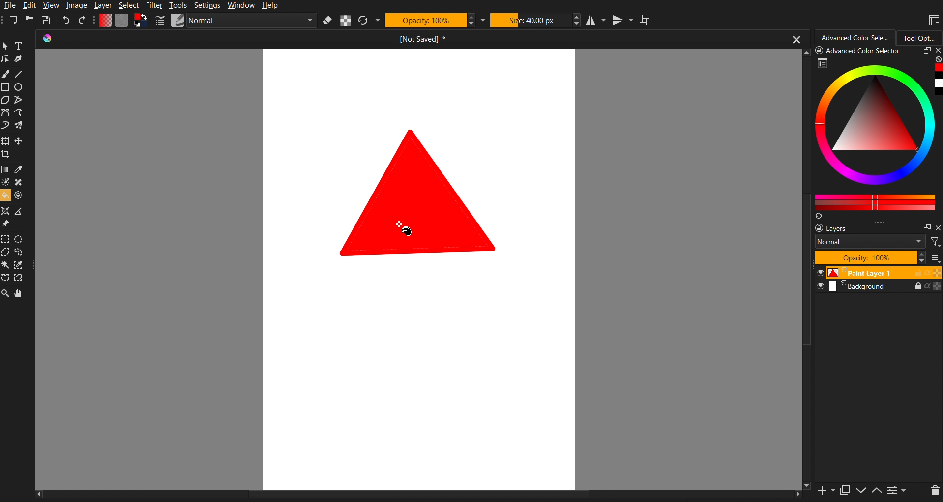  What do you see at coordinates (31, 6) in the screenshot?
I see `Edit` at bounding box center [31, 6].